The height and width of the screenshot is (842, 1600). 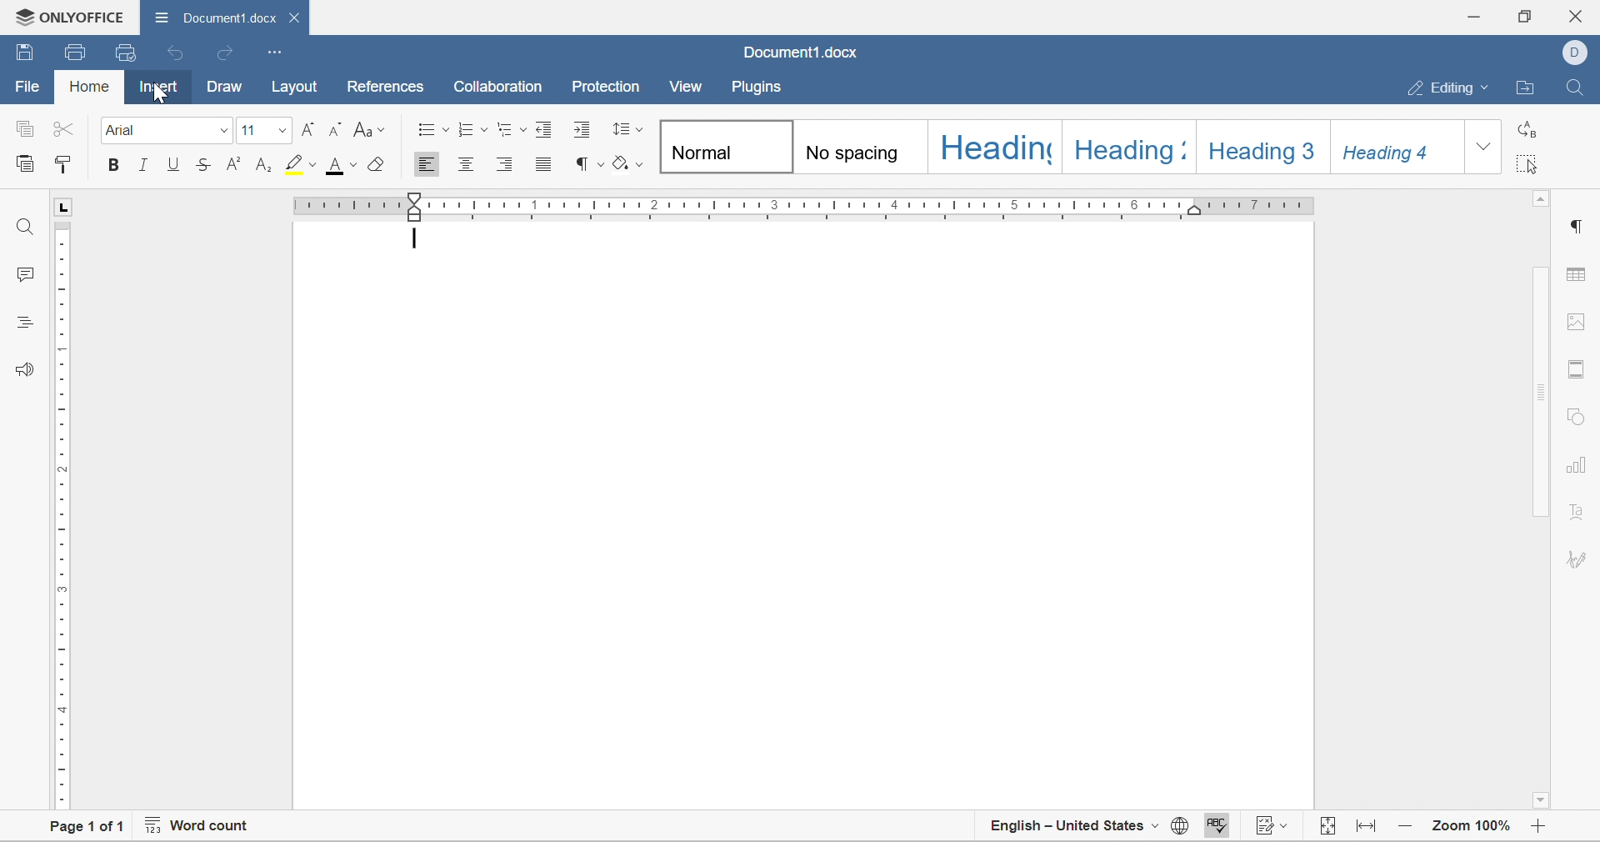 What do you see at coordinates (157, 88) in the screenshot?
I see `Insert` at bounding box center [157, 88].